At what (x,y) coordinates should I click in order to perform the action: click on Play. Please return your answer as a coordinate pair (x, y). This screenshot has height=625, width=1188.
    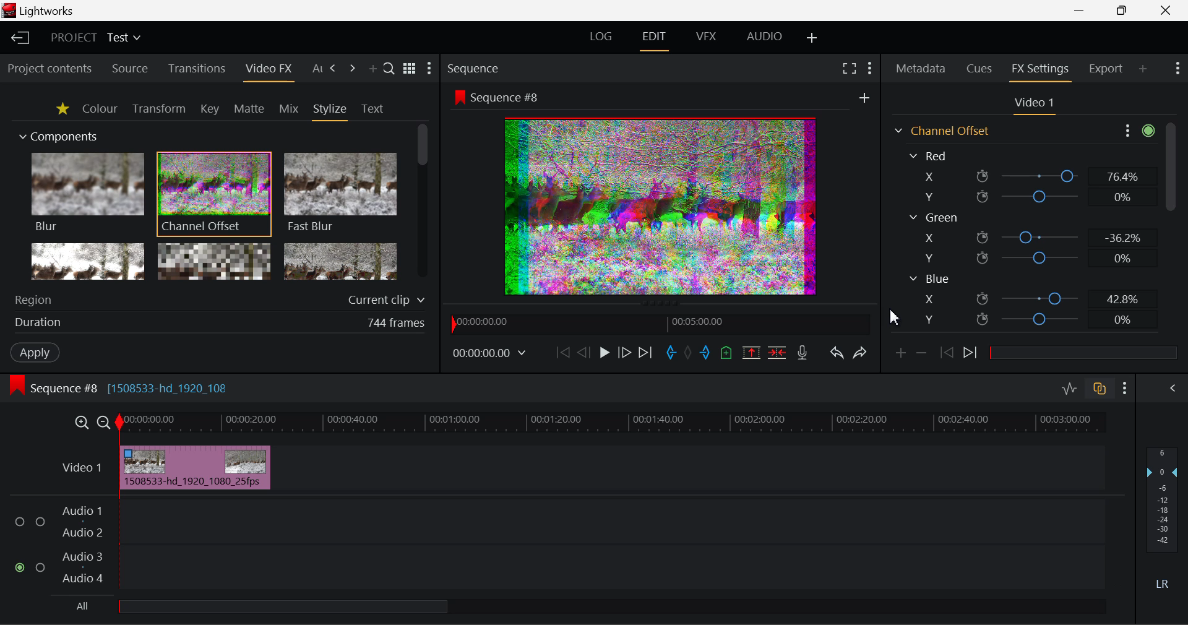
    Looking at the image, I should click on (603, 353).